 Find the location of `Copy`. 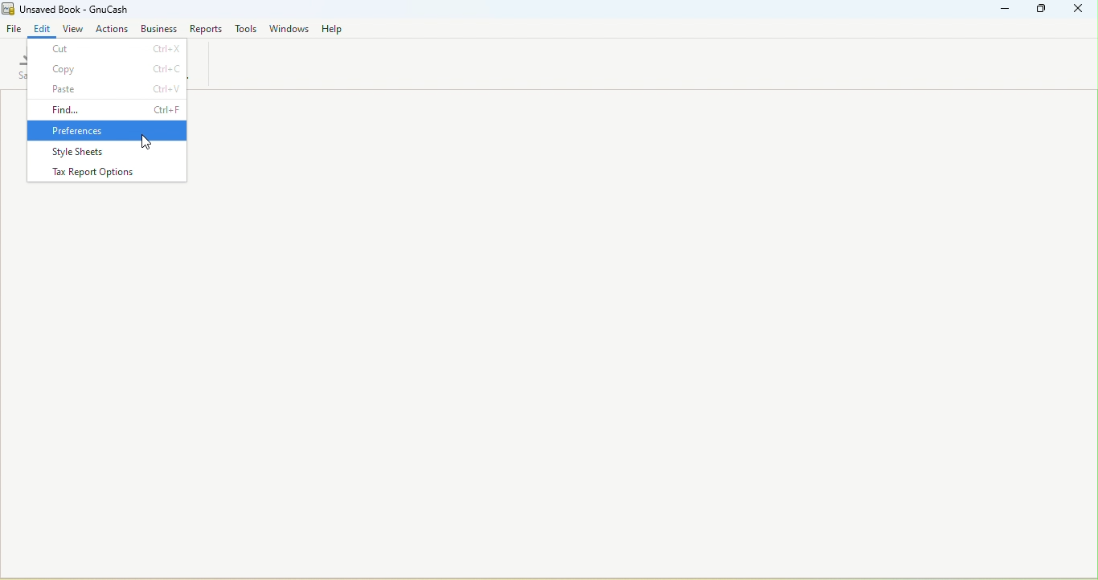

Copy is located at coordinates (107, 69).